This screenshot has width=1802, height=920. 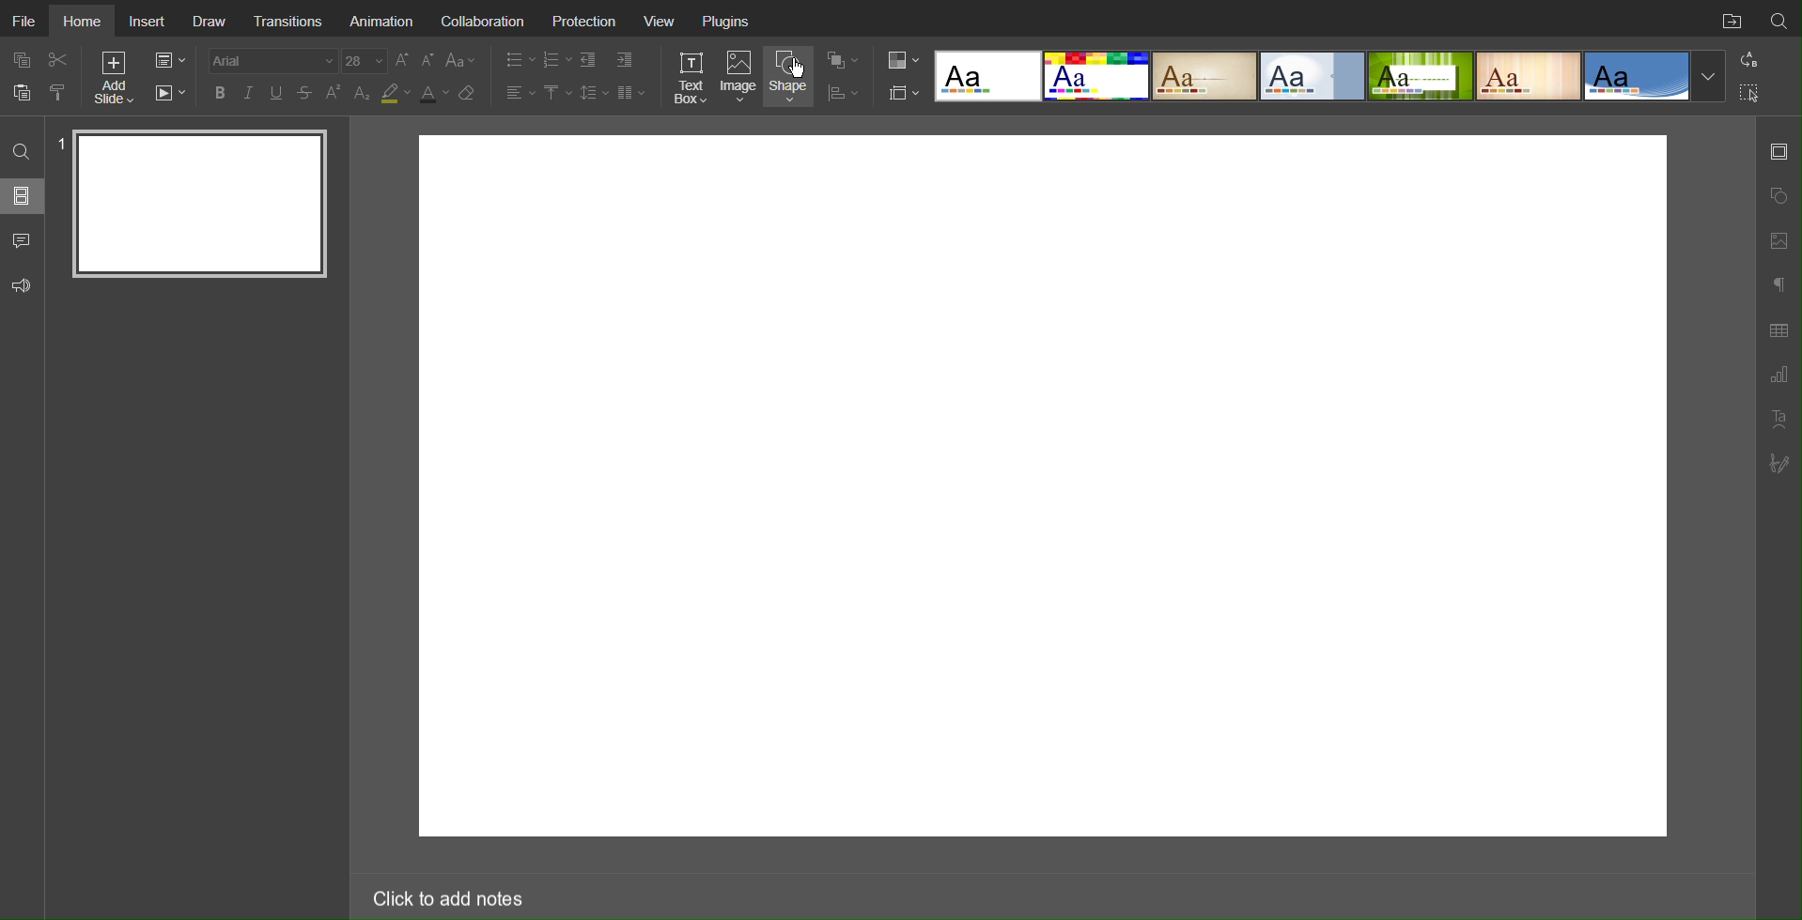 I want to click on Bullet List, so click(x=516, y=60).